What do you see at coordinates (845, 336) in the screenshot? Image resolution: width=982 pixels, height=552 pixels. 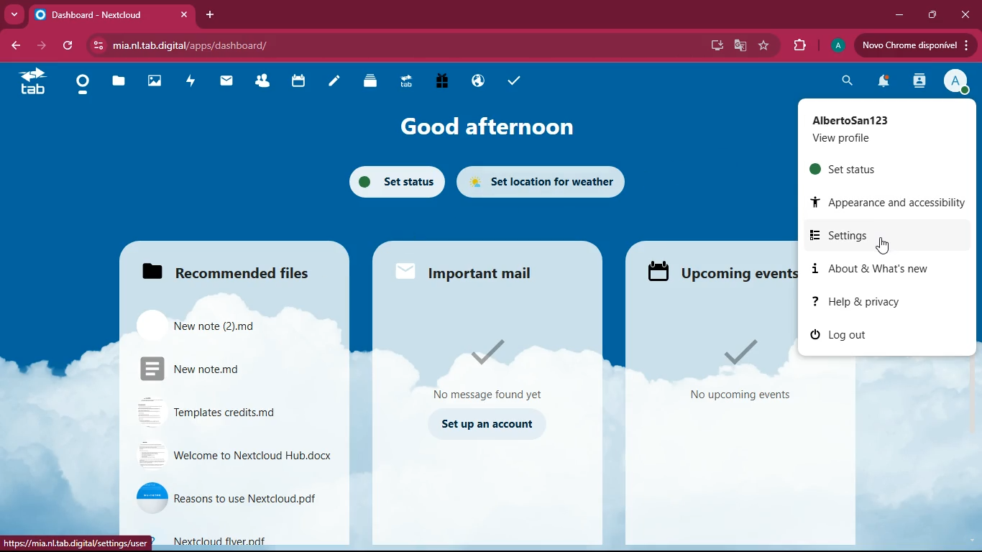 I see `log out` at bounding box center [845, 336].